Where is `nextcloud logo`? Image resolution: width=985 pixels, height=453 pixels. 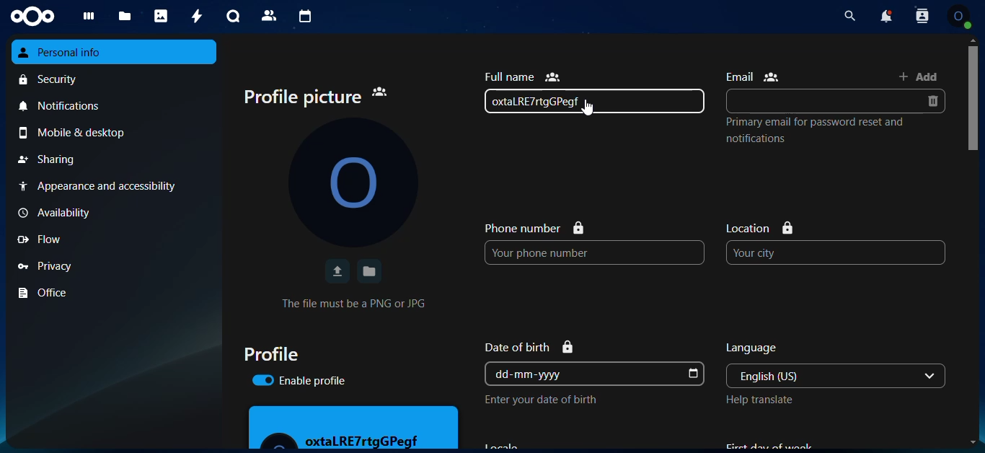
nextcloud logo is located at coordinates (32, 17).